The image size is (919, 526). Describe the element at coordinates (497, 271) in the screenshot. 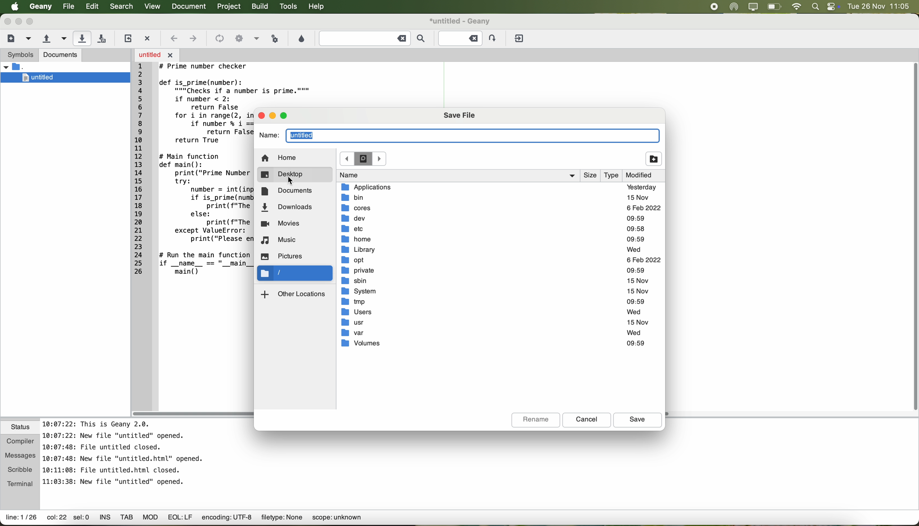

I see `private` at that location.